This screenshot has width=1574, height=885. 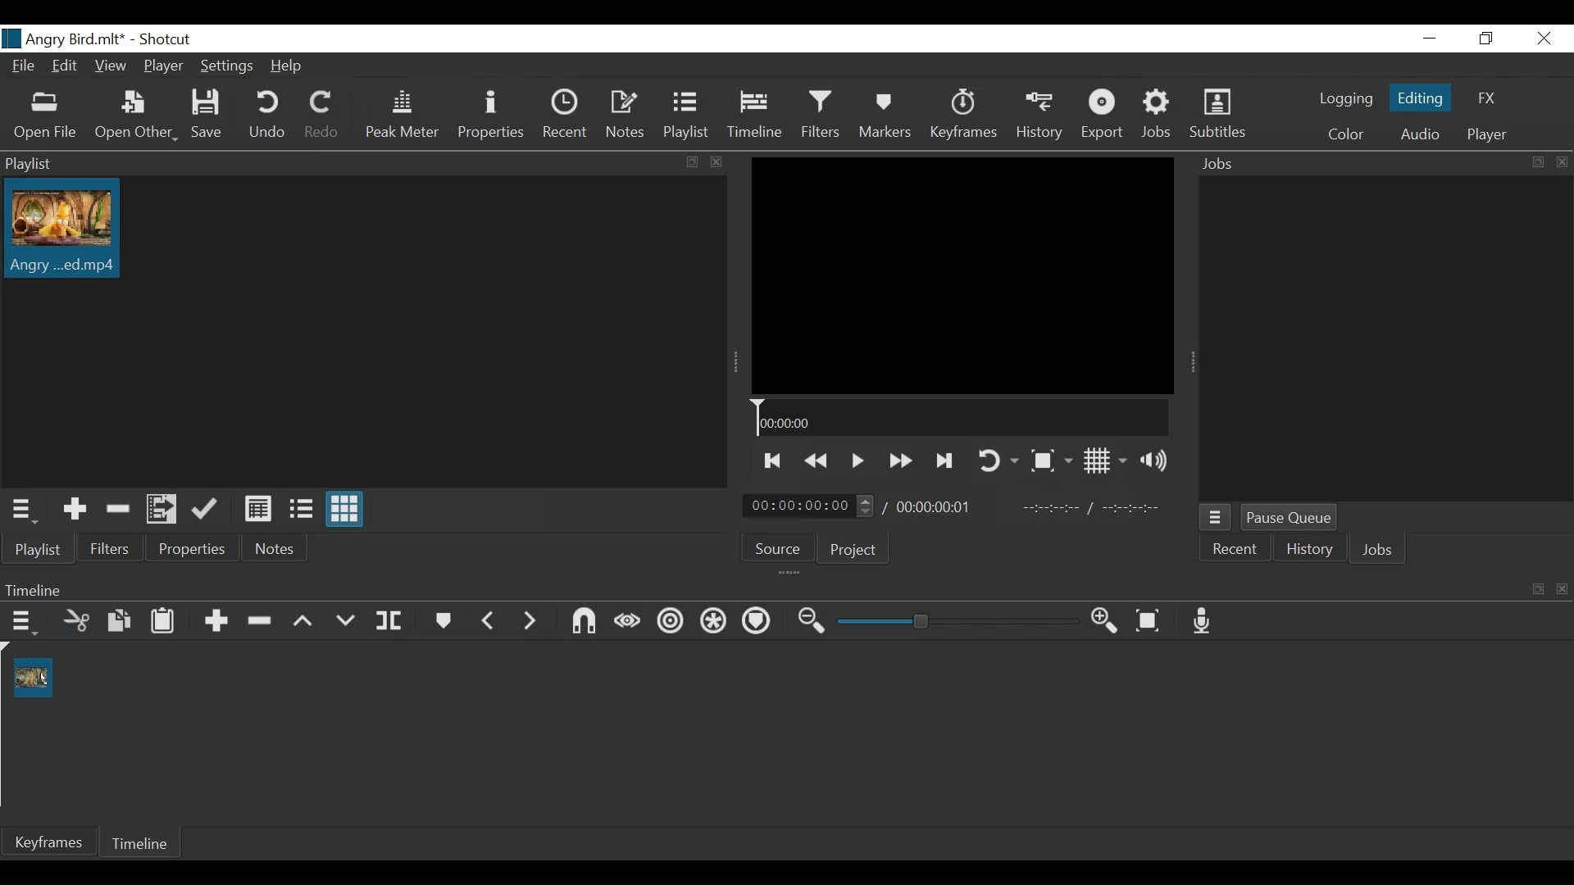 I want to click on Keyframe, so click(x=48, y=843).